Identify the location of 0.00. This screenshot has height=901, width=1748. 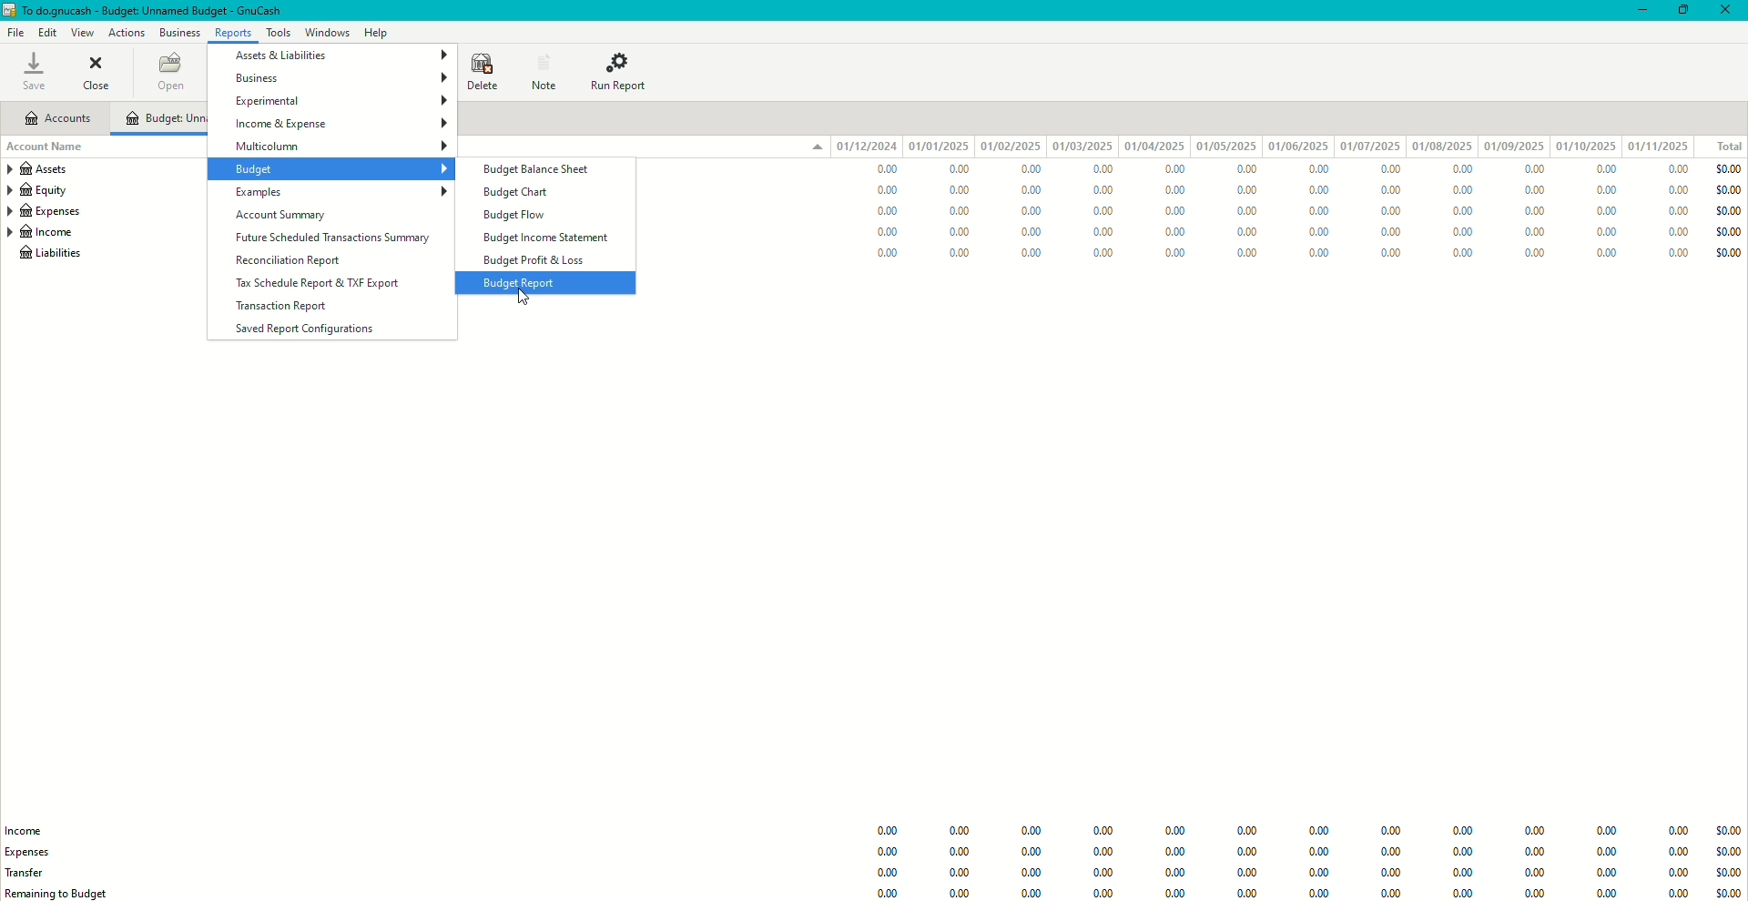
(965, 252).